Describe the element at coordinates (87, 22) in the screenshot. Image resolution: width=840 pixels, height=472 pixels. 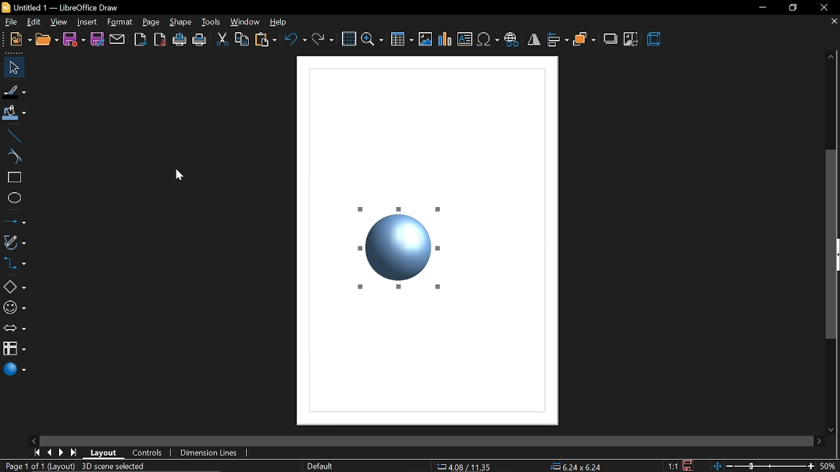
I see `insert` at that location.